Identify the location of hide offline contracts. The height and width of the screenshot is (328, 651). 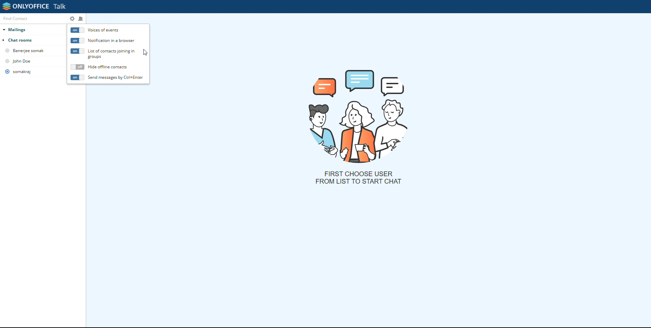
(77, 67).